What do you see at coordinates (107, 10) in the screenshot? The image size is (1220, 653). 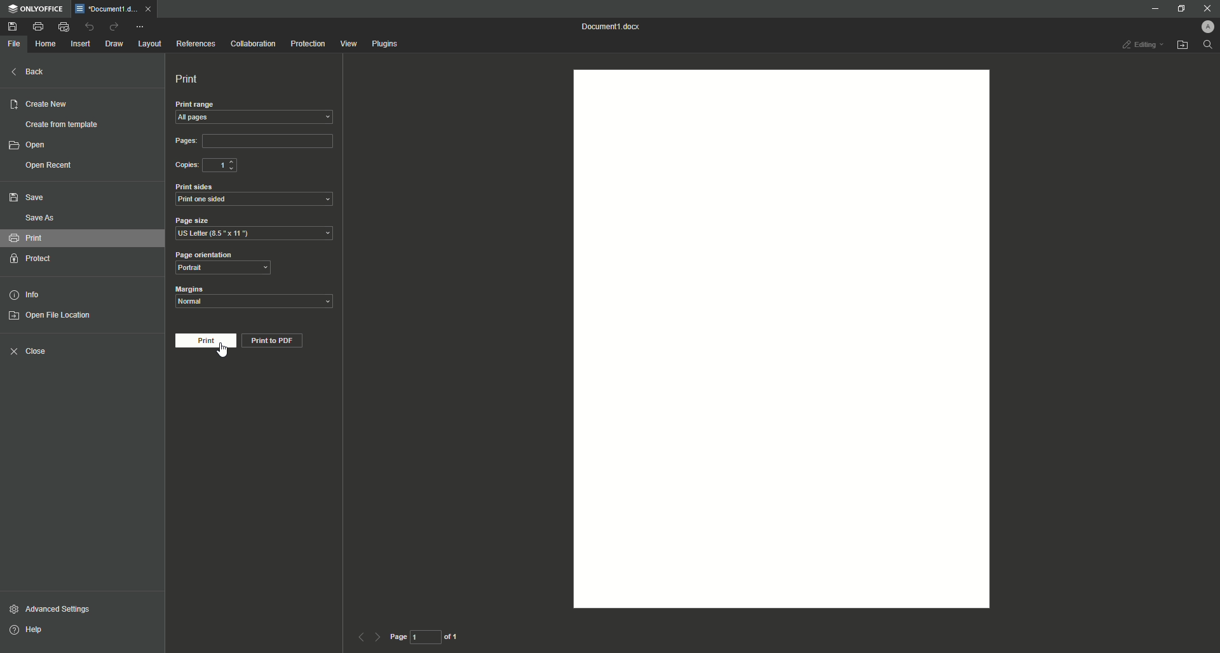 I see `Tab 1` at bounding box center [107, 10].